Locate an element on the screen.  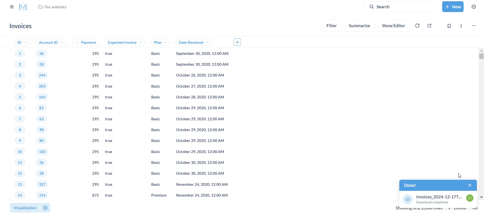
more options is located at coordinates (473, 25).